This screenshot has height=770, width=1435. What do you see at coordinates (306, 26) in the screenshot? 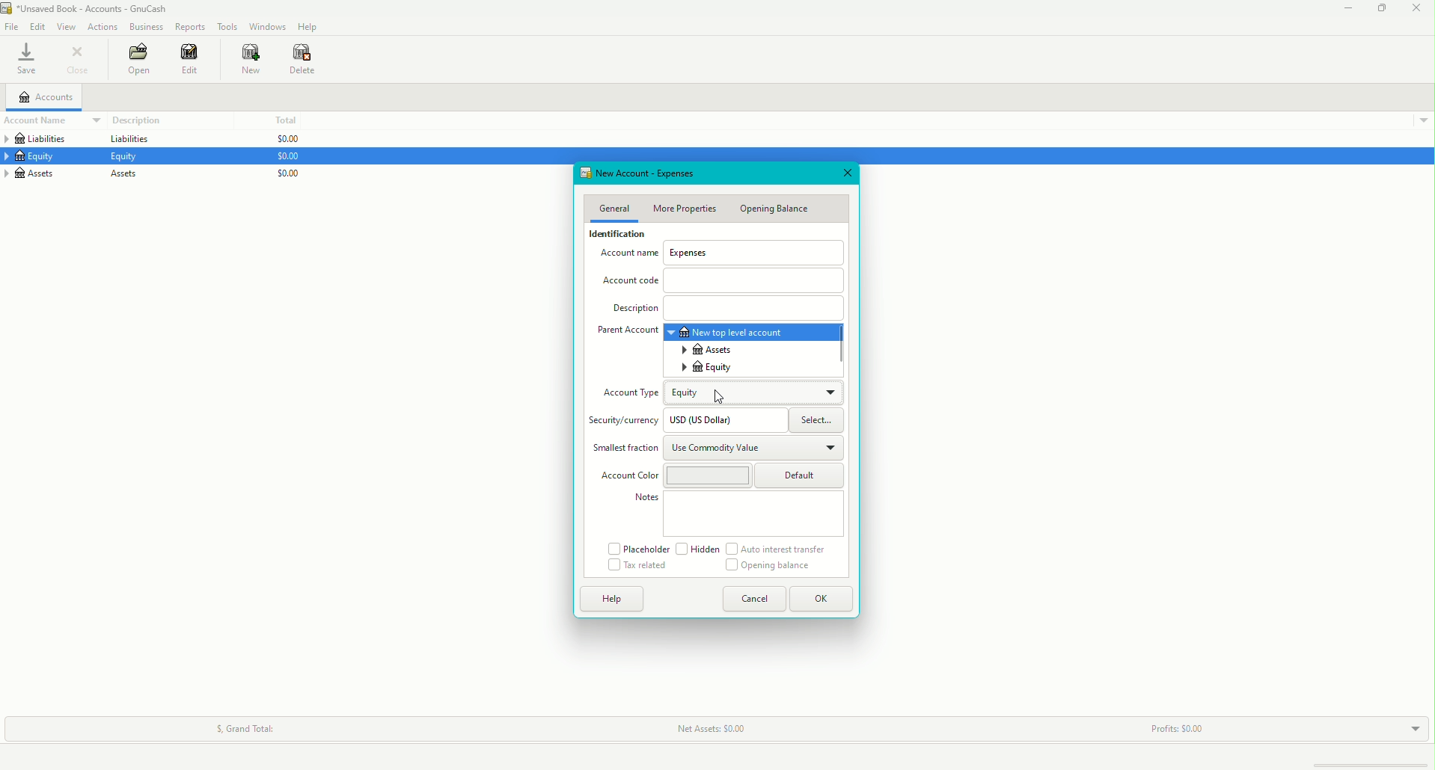
I see `Help` at bounding box center [306, 26].